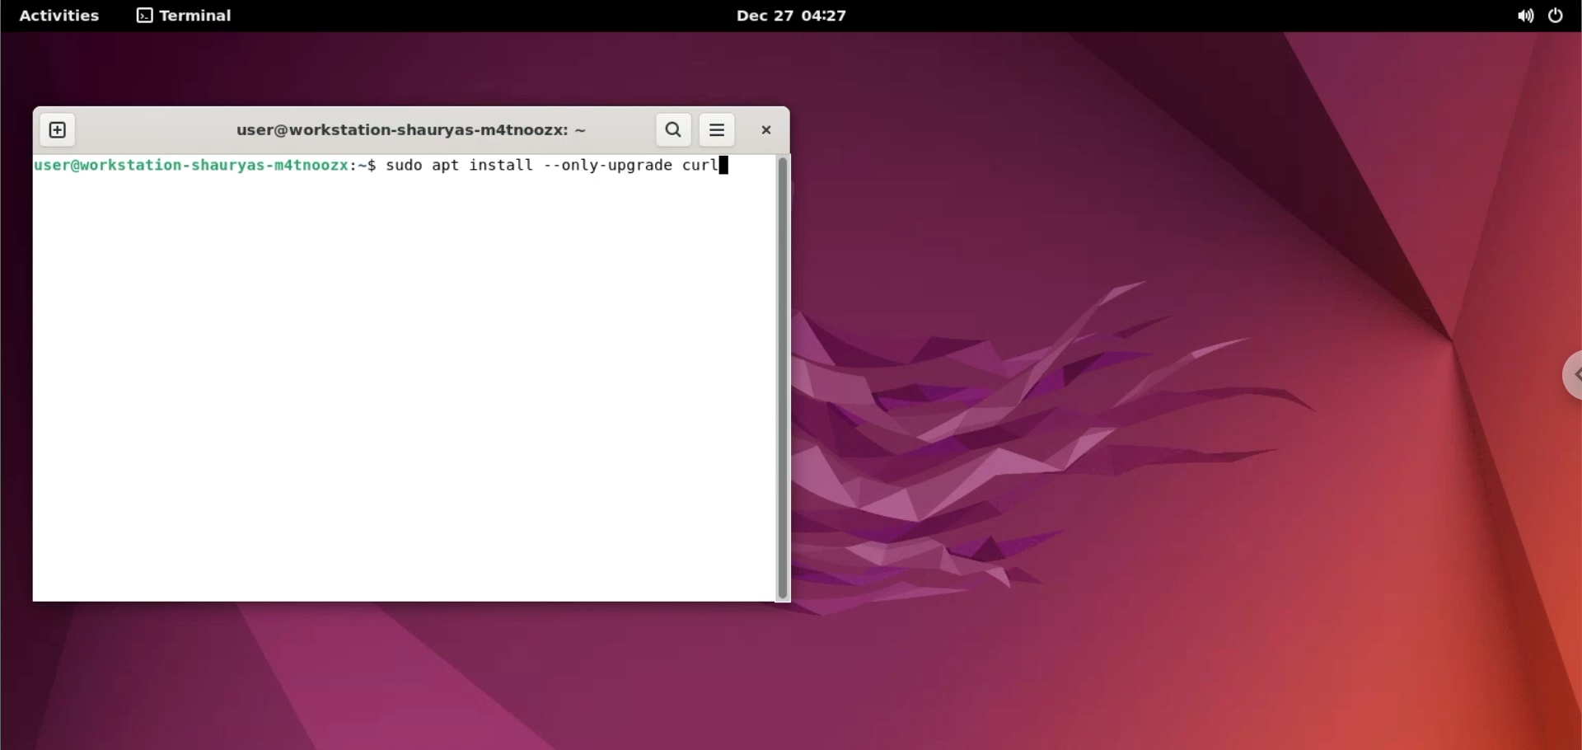  I want to click on power options, so click(1564, 16).